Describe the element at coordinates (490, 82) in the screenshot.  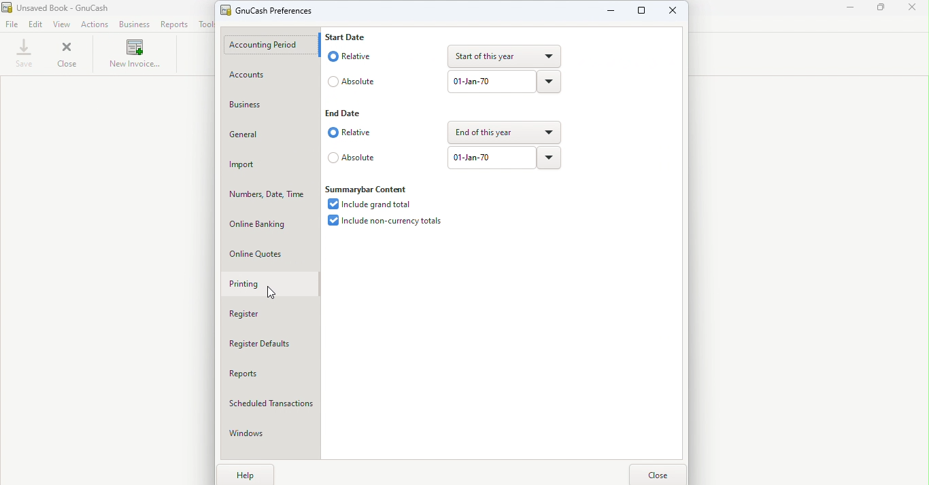
I see `01-jan-70` at that location.